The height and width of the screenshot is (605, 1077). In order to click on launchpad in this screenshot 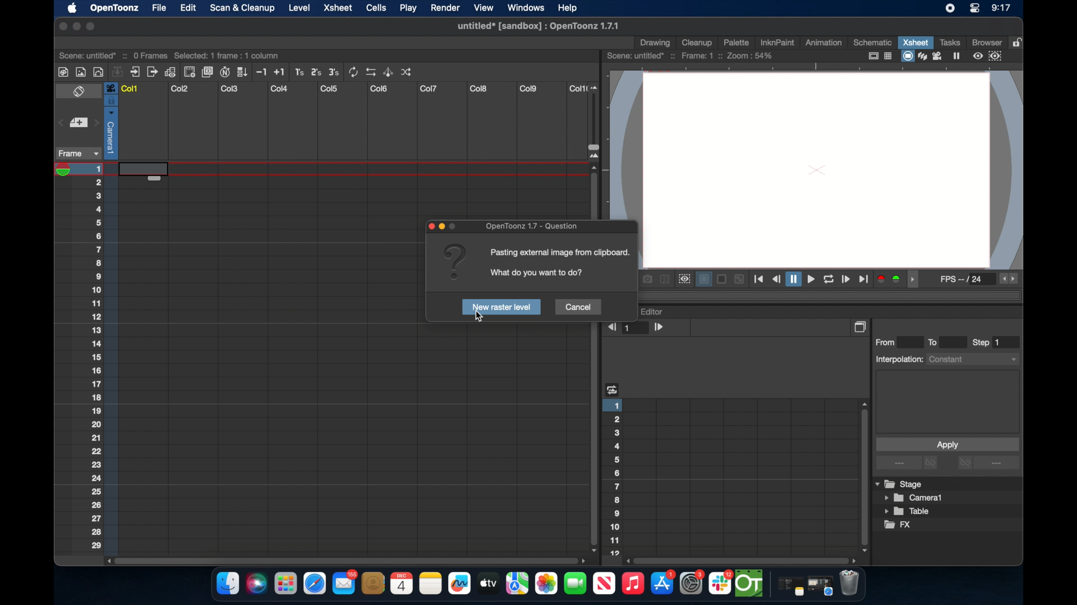, I will do `click(285, 585)`.